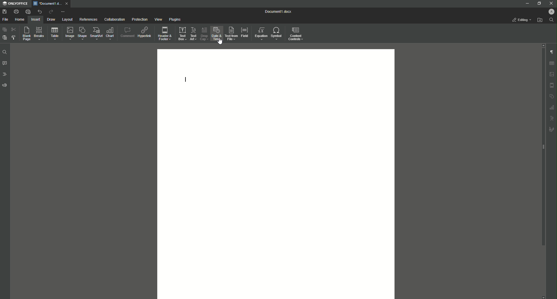 This screenshot has height=299, width=557. Describe the element at coordinates (261, 33) in the screenshot. I see `Equation` at that location.